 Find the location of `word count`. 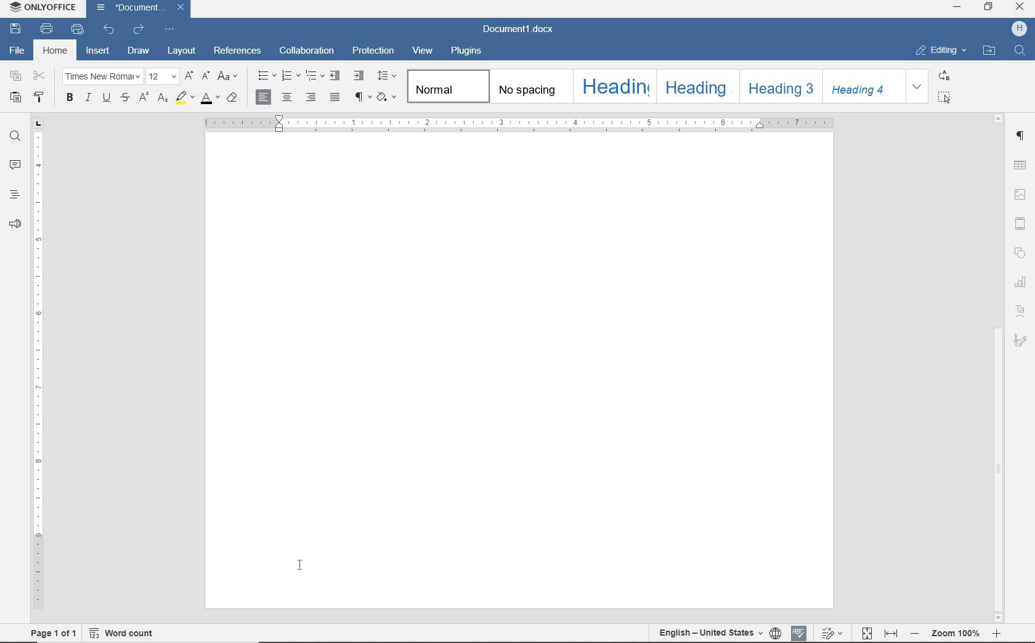

word count is located at coordinates (124, 631).